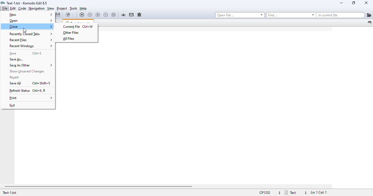 The height and width of the screenshot is (196, 373). Describe the element at coordinates (30, 21) in the screenshot. I see `open` at that location.